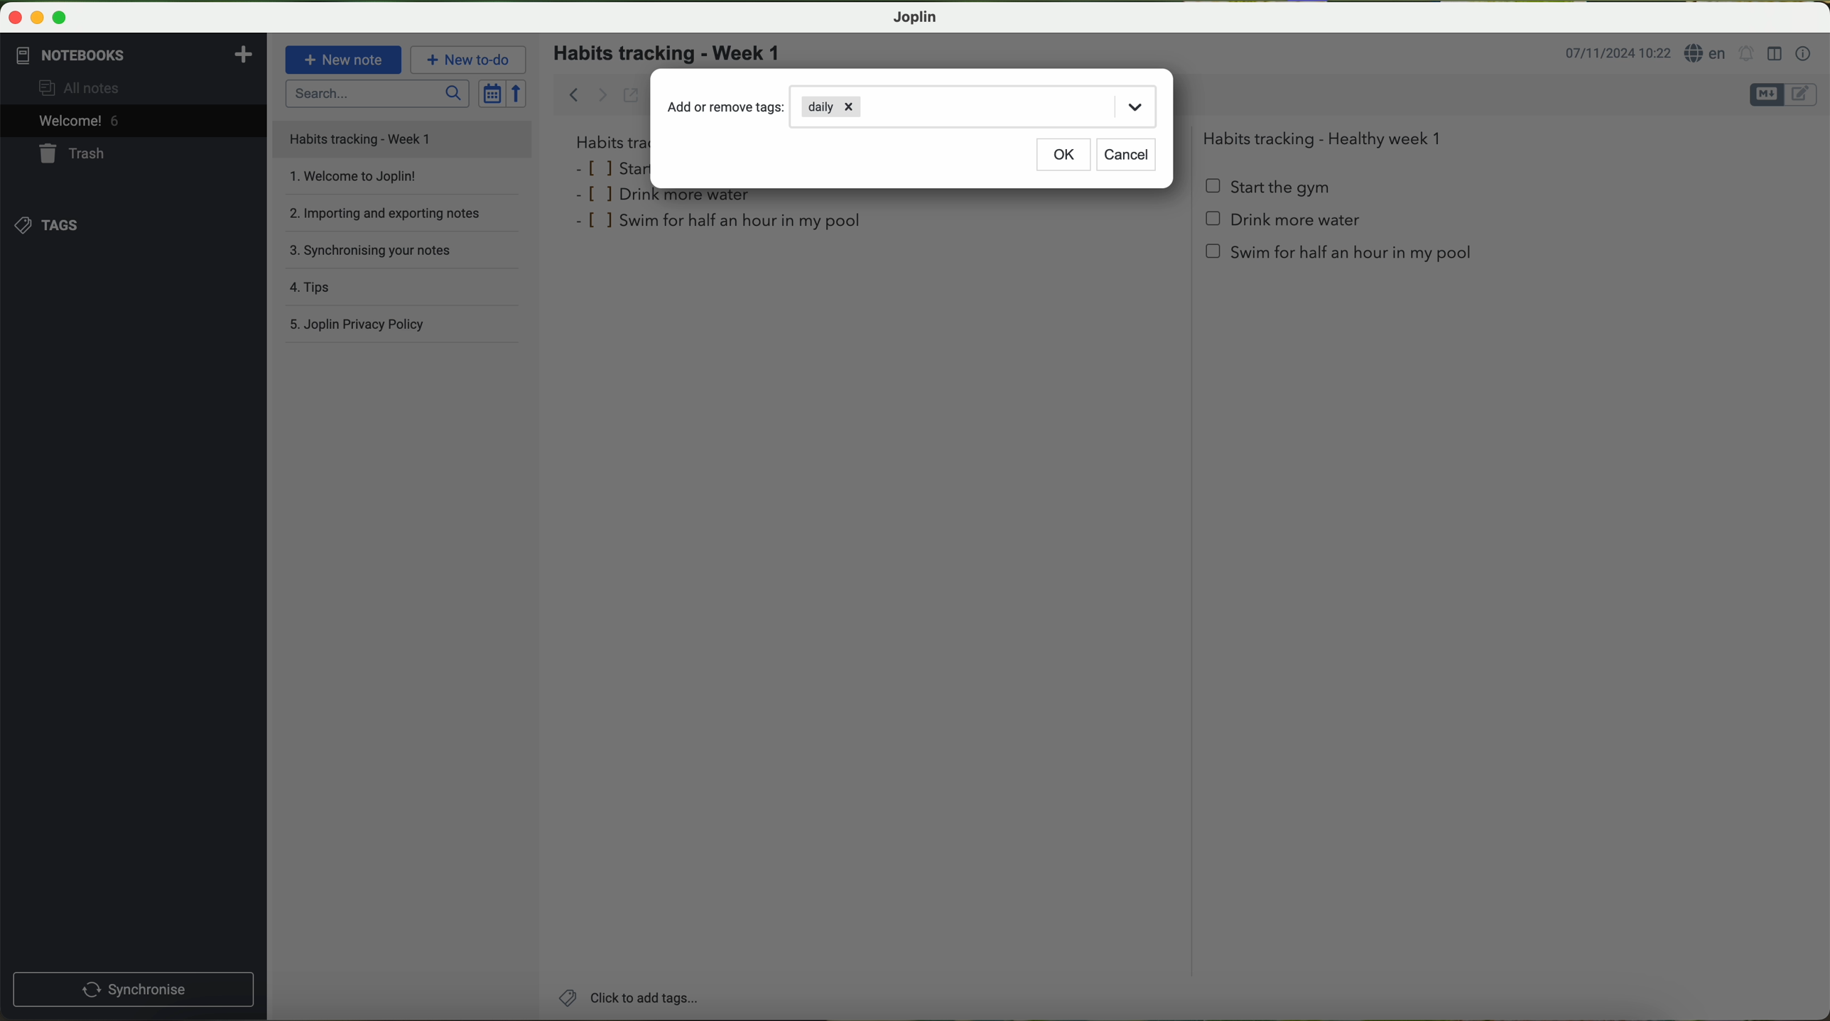 Image resolution: width=1830 pixels, height=1021 pixels. I want to click on back, so click(569, 93).